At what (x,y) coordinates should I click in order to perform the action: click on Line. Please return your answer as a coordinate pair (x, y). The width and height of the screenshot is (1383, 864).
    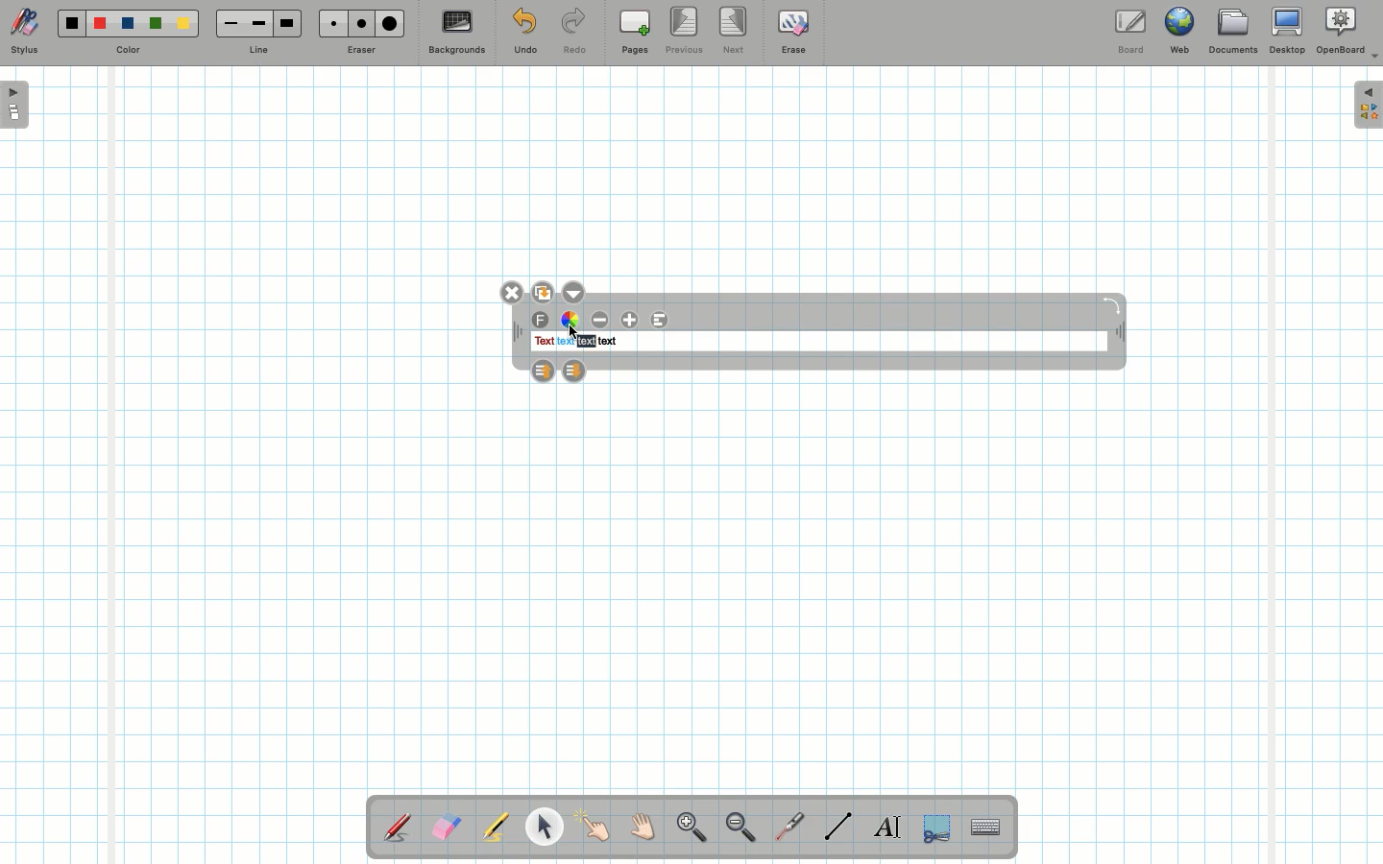
    Looking at the image, I should click on (838, 826).